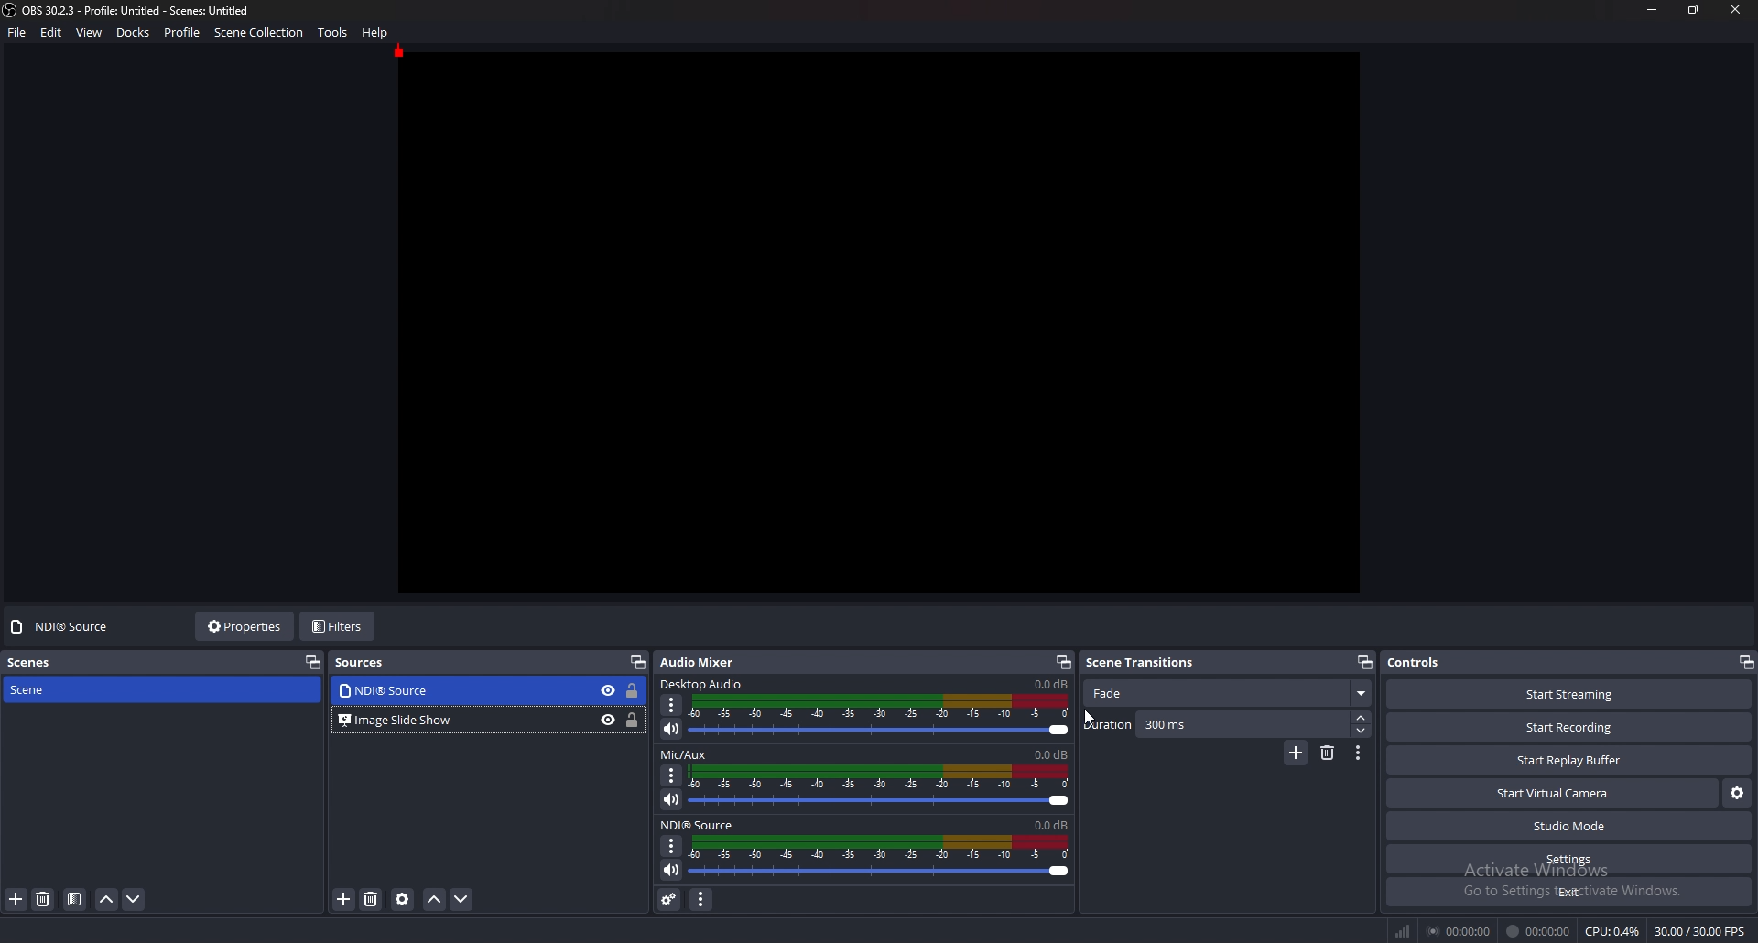  Describe the element at coordinates (1053, 753) in the screenshot. I see `volume level` at that location.